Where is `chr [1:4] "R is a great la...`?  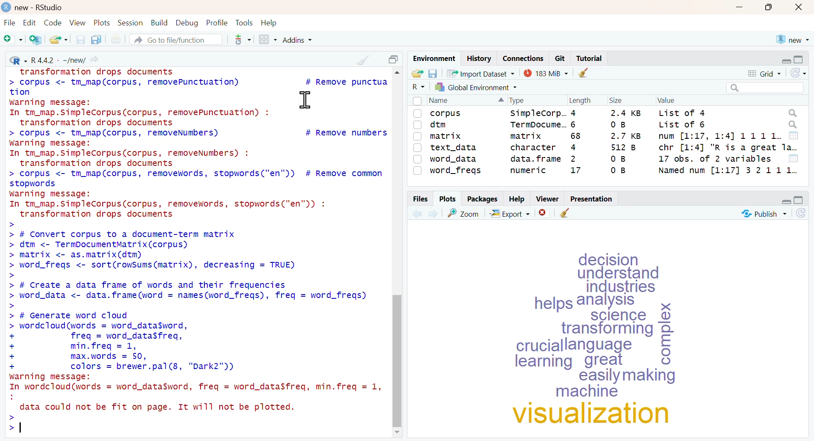
chr [1:4] "R is a great la... is located at coordinates (728, 148).